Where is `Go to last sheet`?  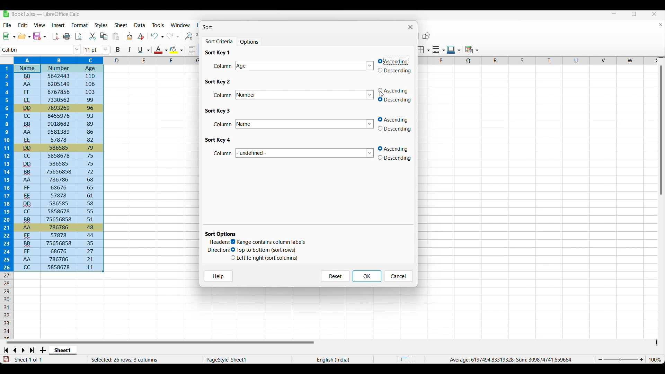 Go to last sheet is located at coordinates (32, 350).